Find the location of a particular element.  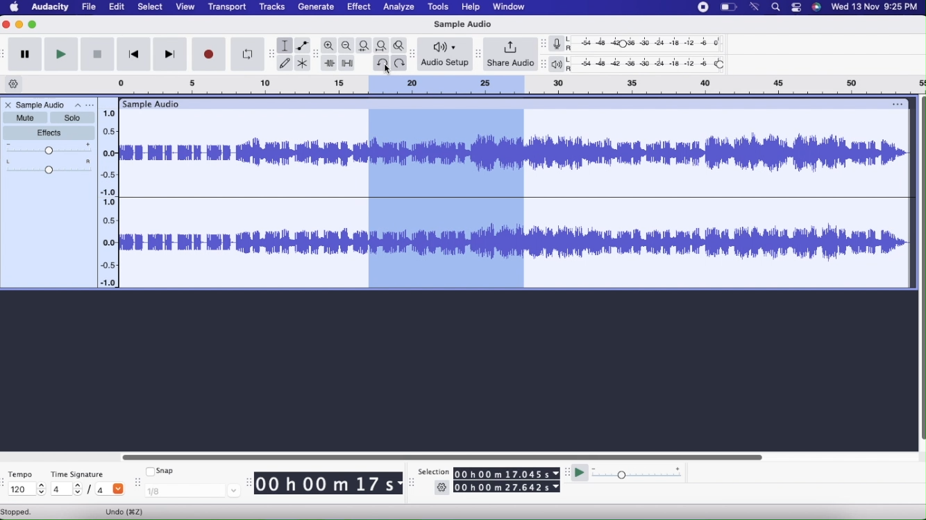

Edit is located at coordinates (117, 8).